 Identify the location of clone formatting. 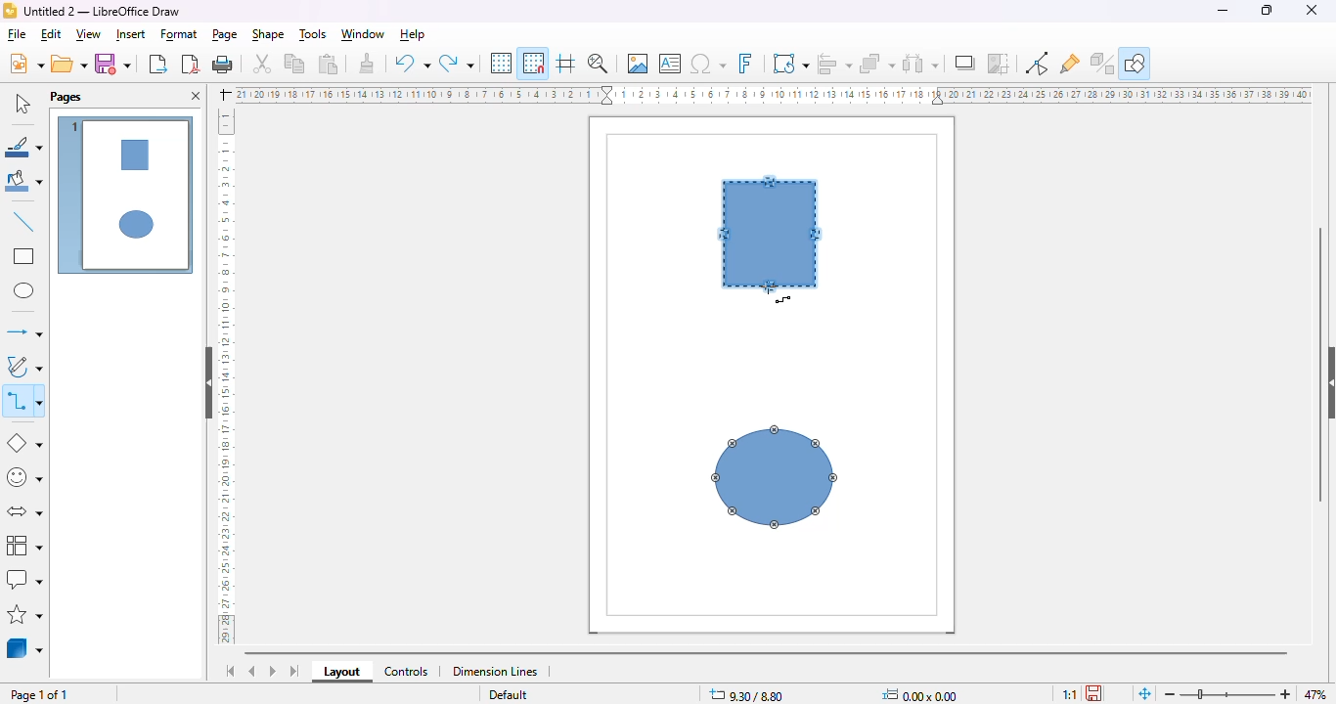
(367, 64).